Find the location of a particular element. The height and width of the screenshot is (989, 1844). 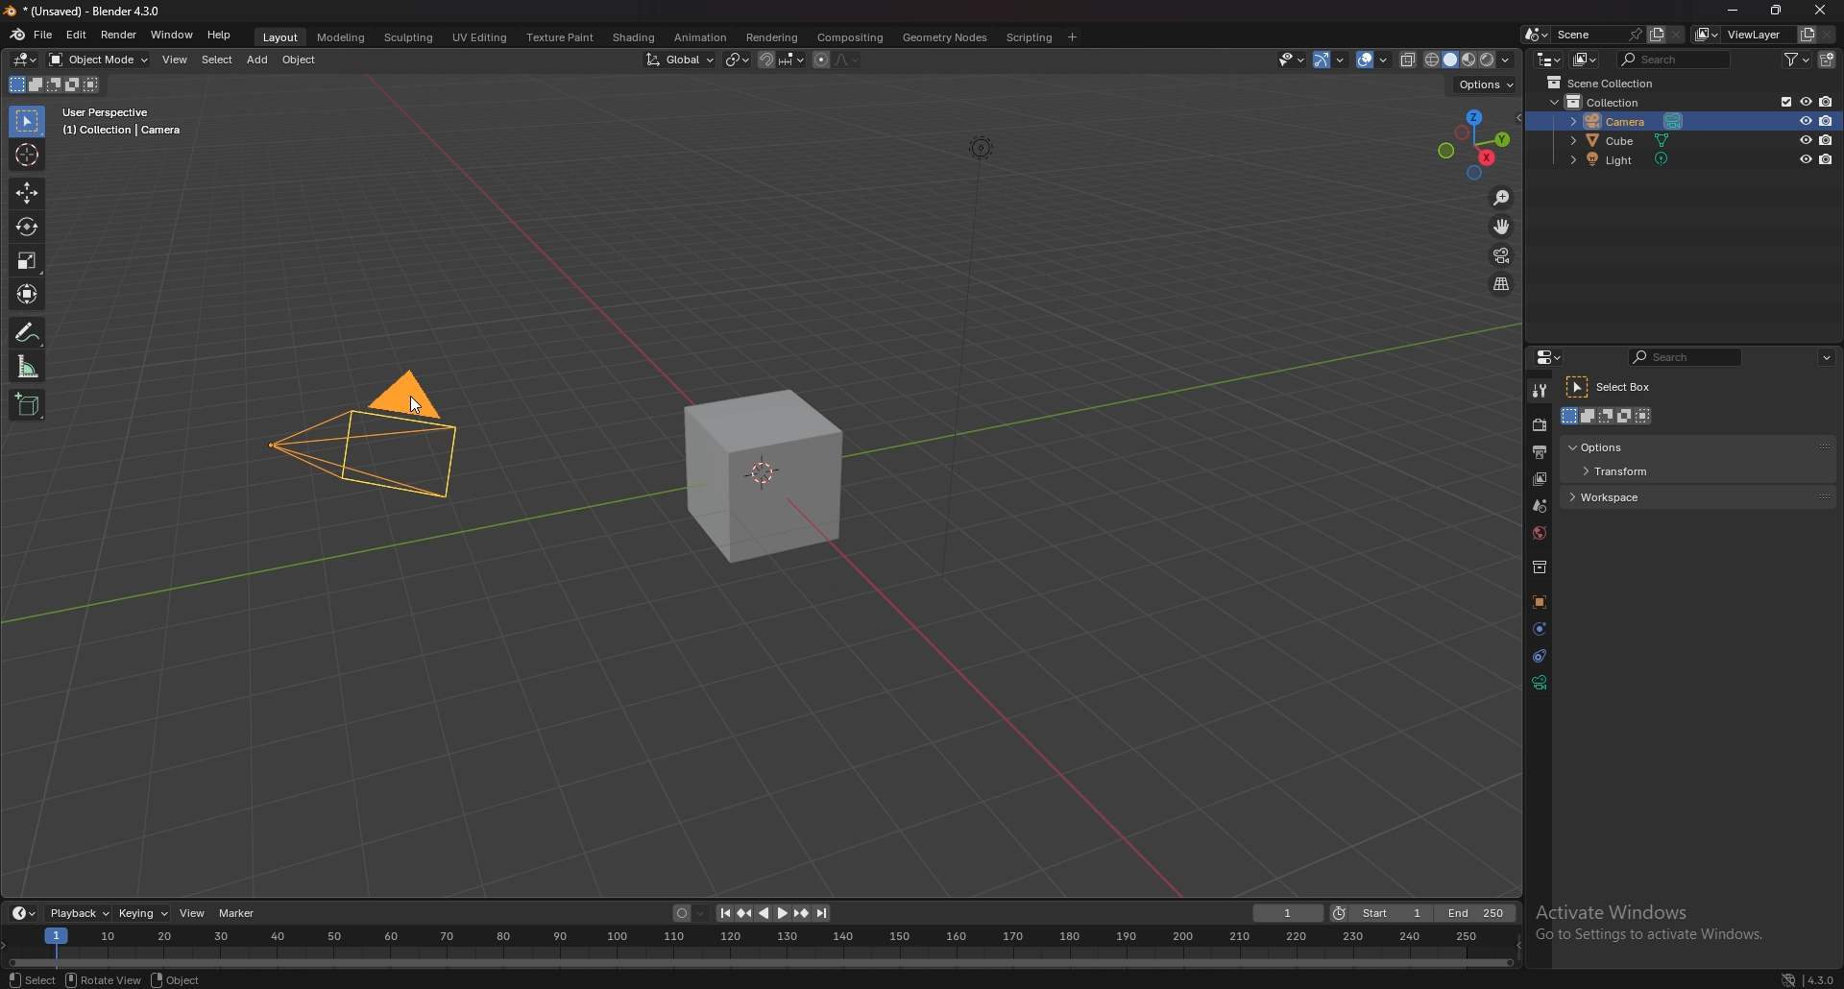

geometry nodes is located at coordinates (943, 36).